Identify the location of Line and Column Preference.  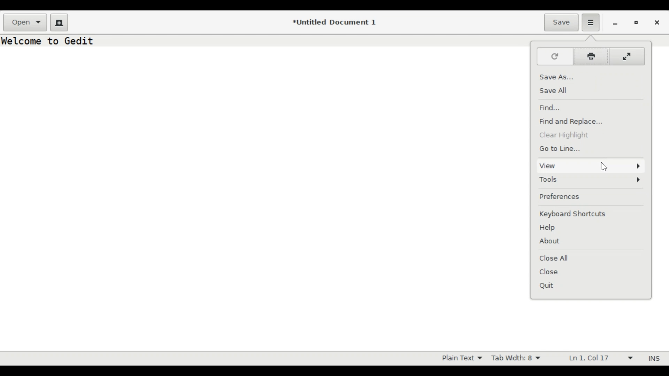
(598, 359).